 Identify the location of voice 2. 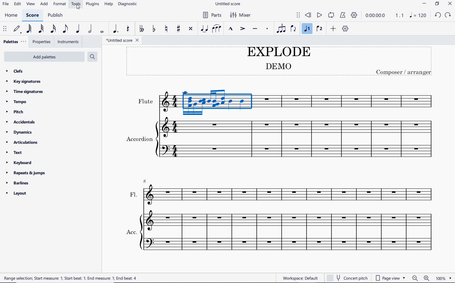
(318, 29).